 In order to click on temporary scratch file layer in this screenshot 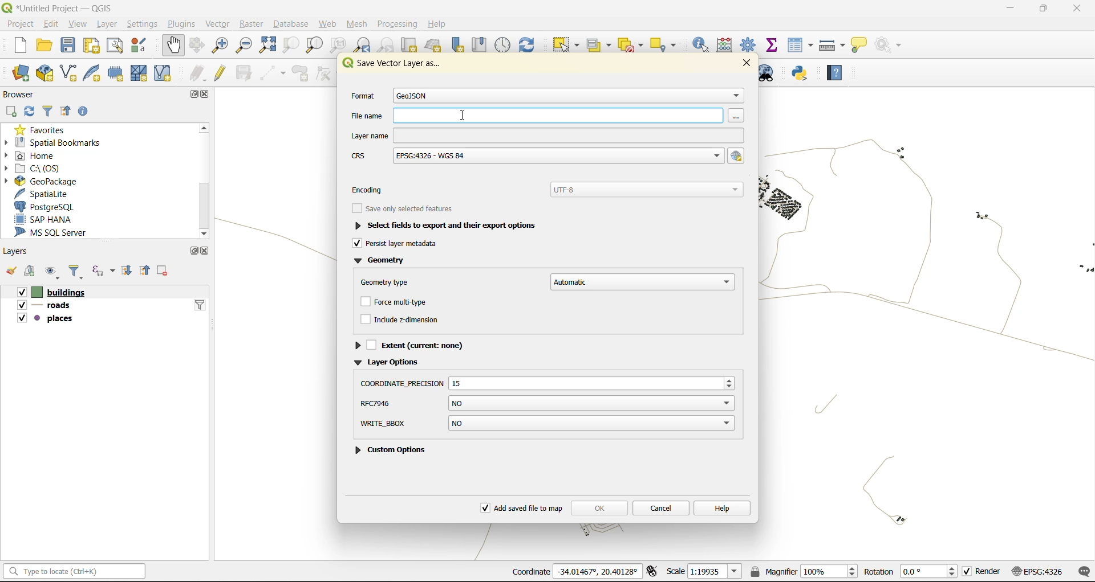, I will do `click(119, 72)`.